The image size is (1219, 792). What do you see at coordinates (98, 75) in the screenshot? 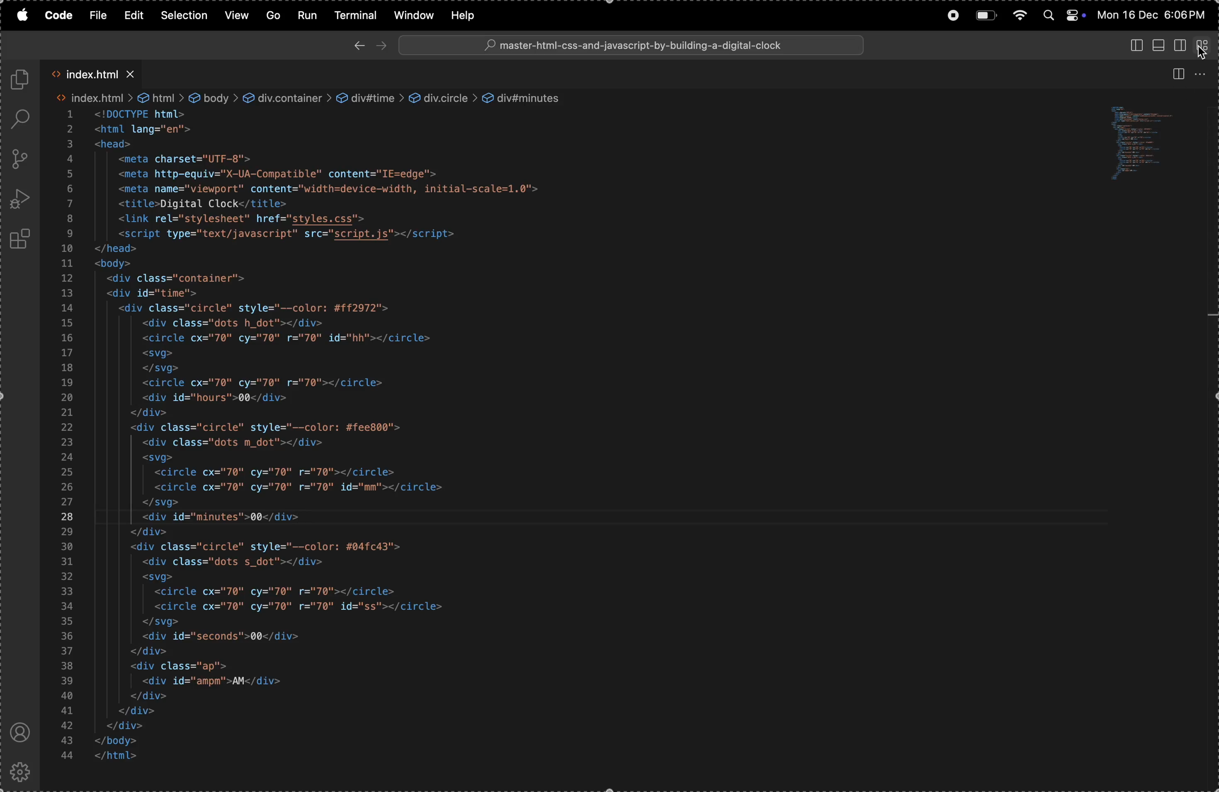
I see `index.html tab` at bounding box center [98, 75].